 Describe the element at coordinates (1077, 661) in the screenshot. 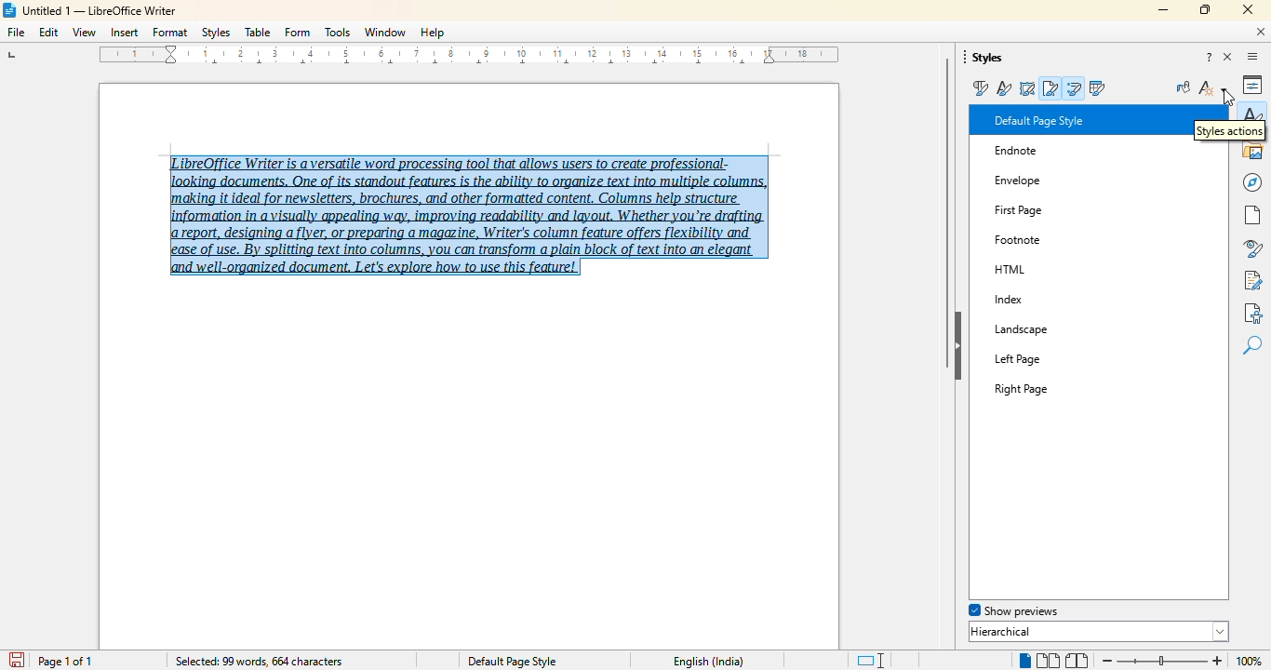

I see `book view` at that location.